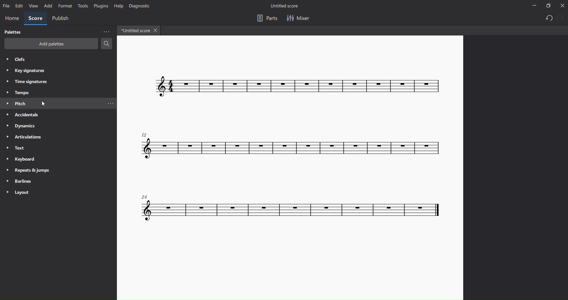 This screenshot has width=568, height=300. Describe the element at coordinates (7, 5) in the screenshot. I see `file` at that location.